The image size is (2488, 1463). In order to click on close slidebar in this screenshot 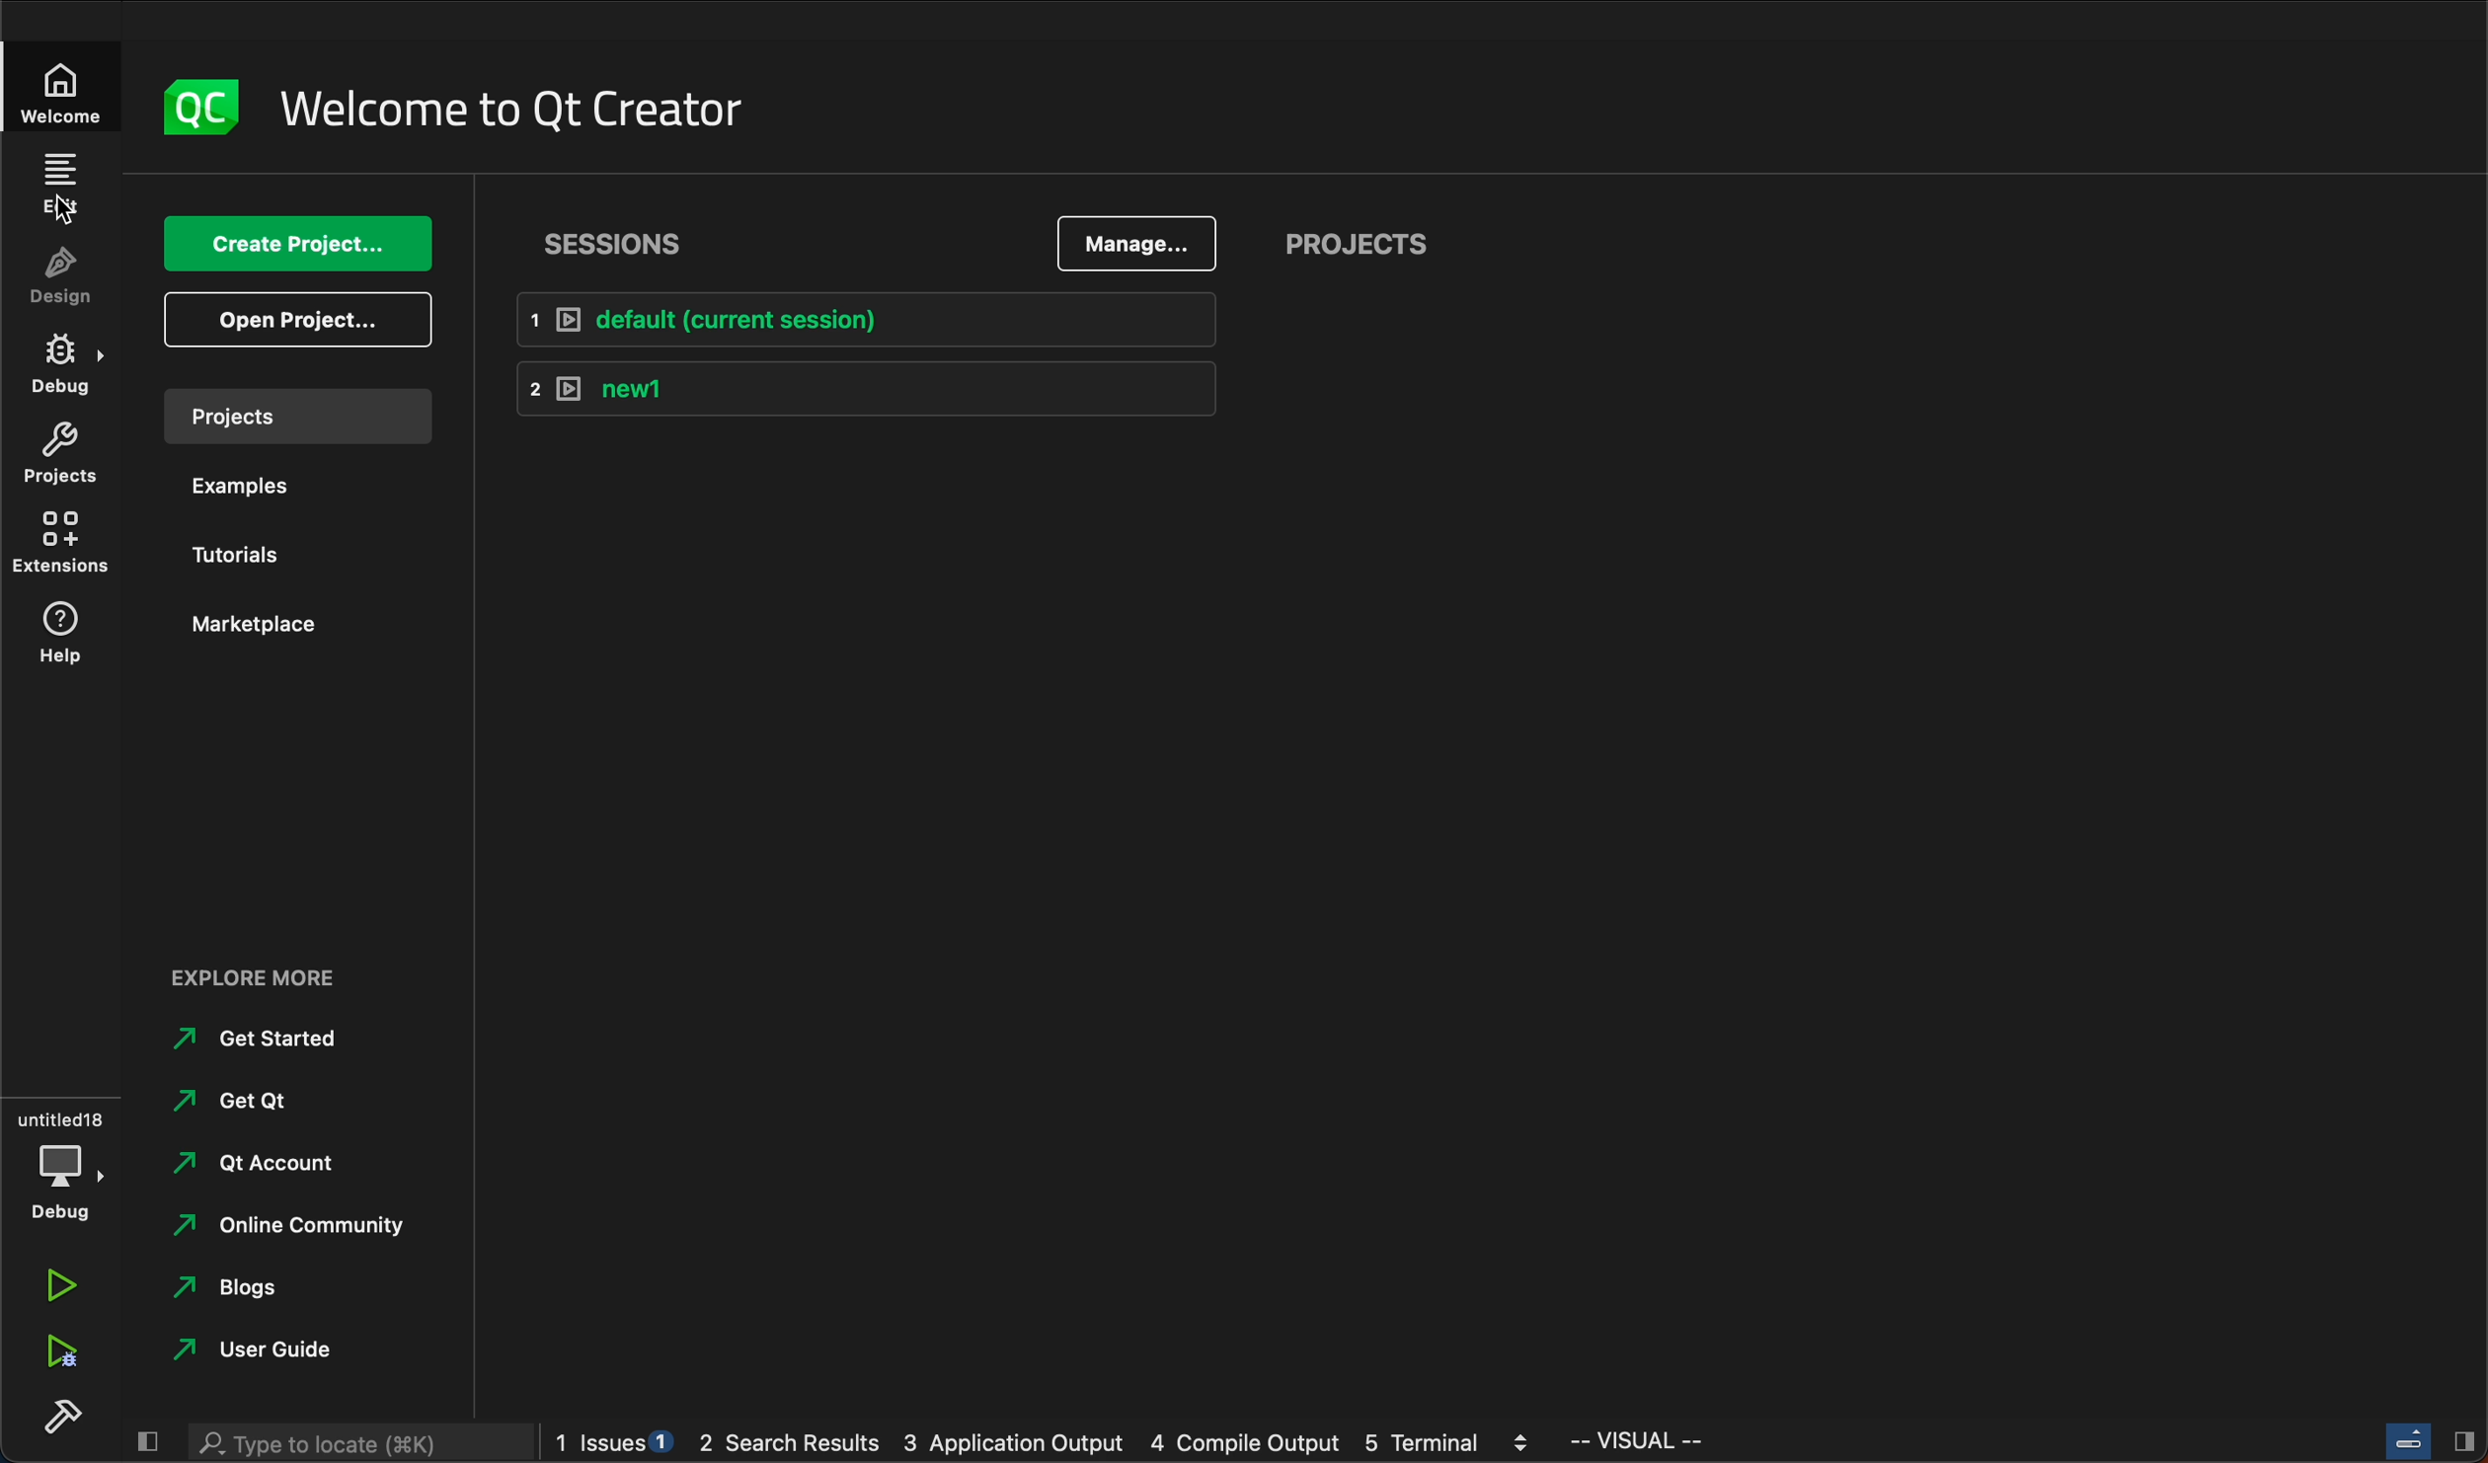, I will do `click(2417, 1440)`.